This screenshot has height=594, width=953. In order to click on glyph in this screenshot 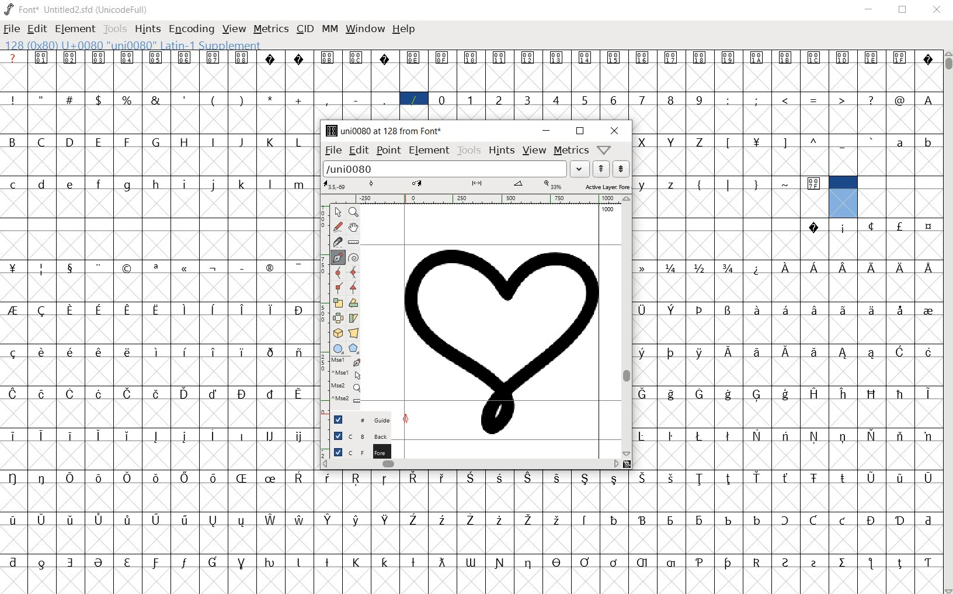, I will do `click(441, 478)`.